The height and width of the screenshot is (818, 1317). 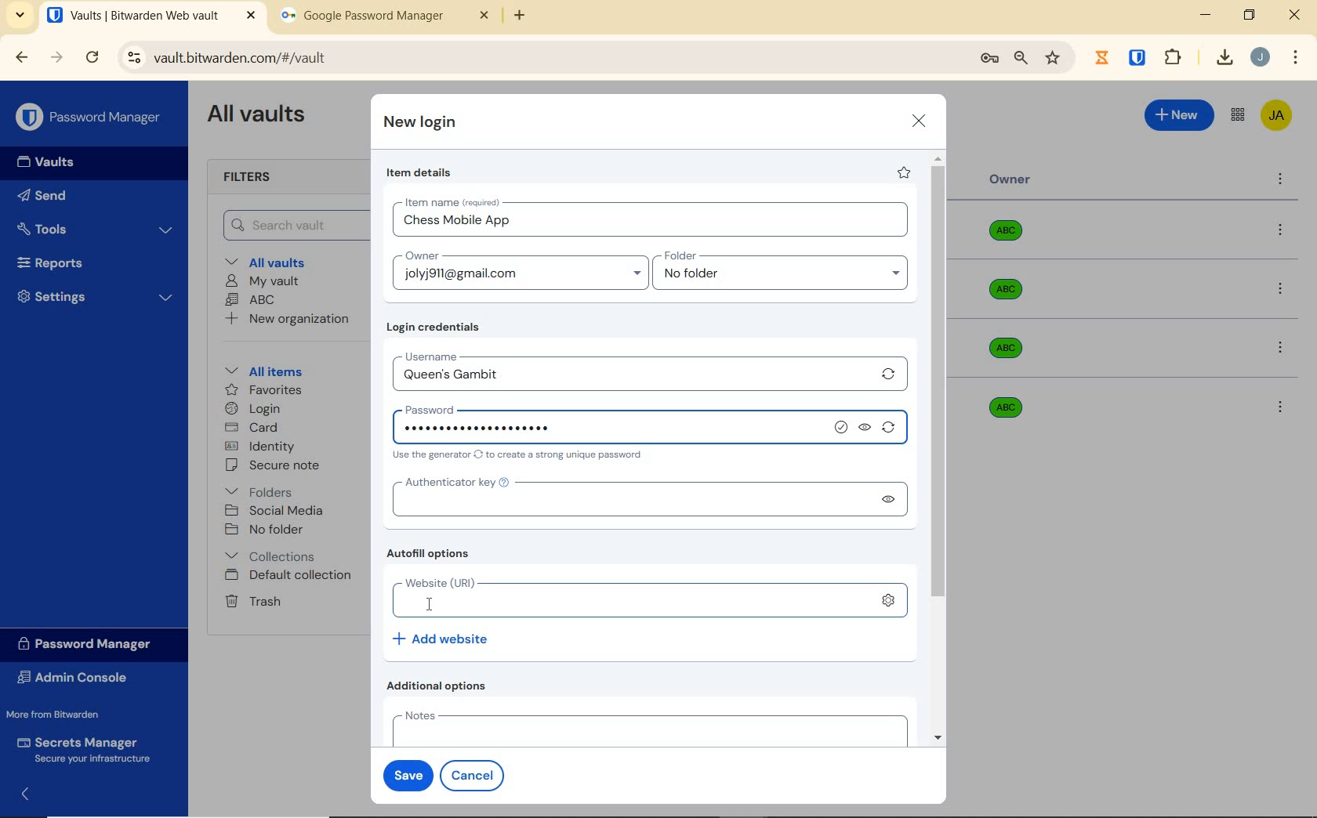 I want to click on forward, so click(x=57, y=57).